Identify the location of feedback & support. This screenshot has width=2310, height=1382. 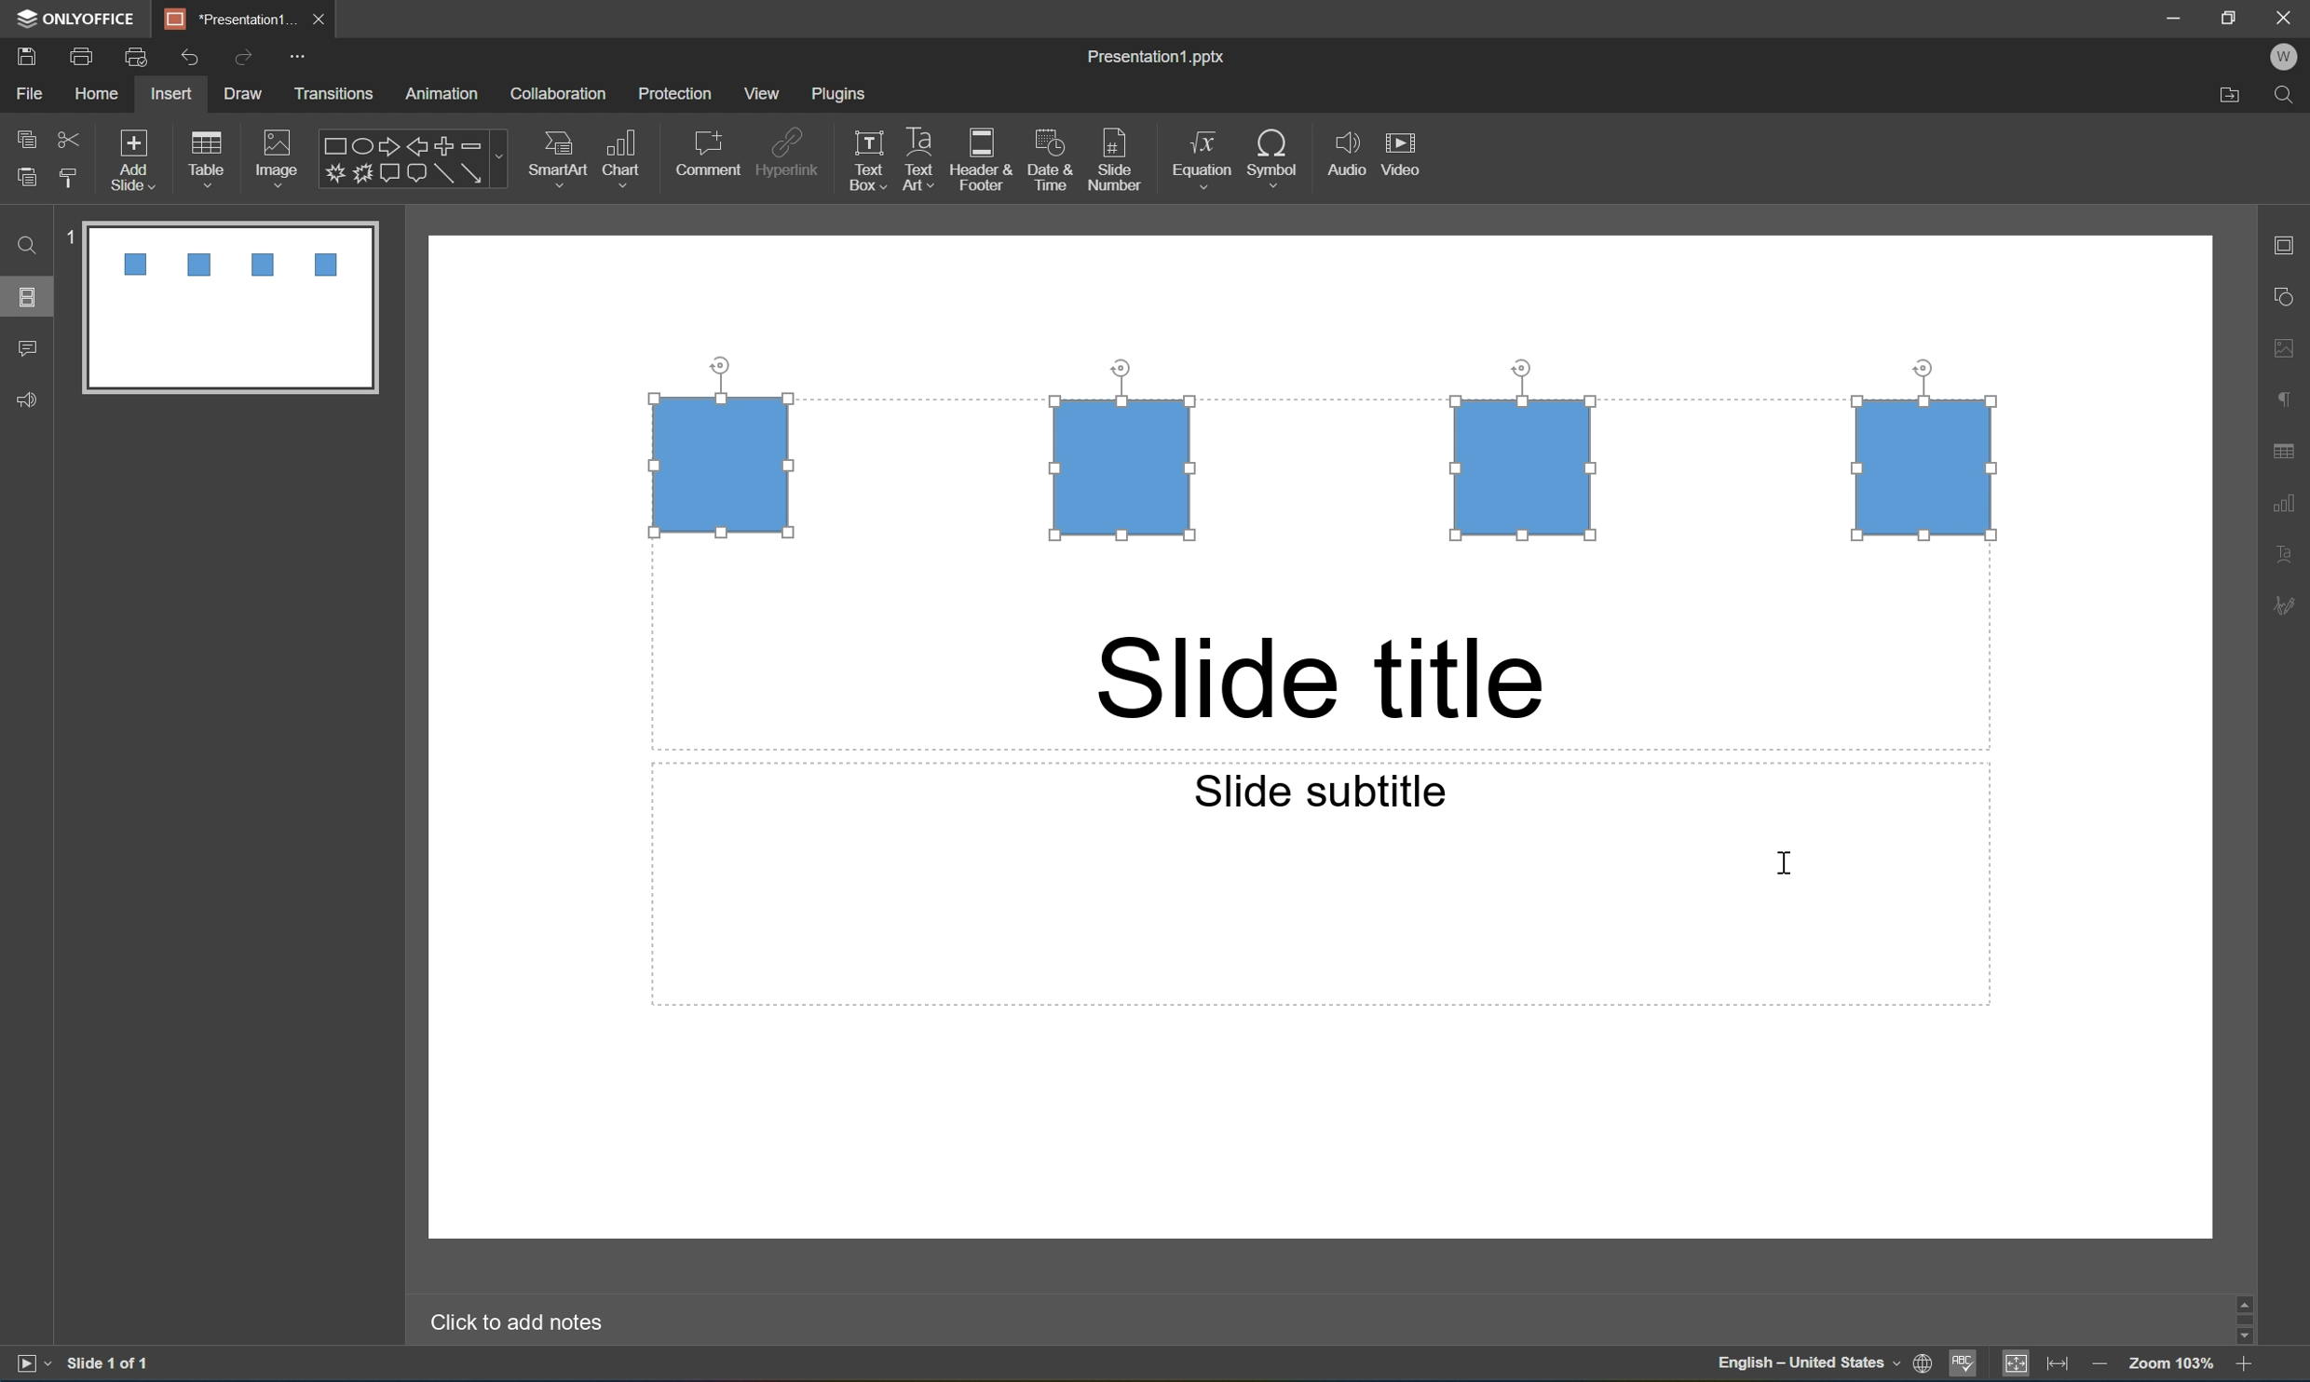
(25, 400).